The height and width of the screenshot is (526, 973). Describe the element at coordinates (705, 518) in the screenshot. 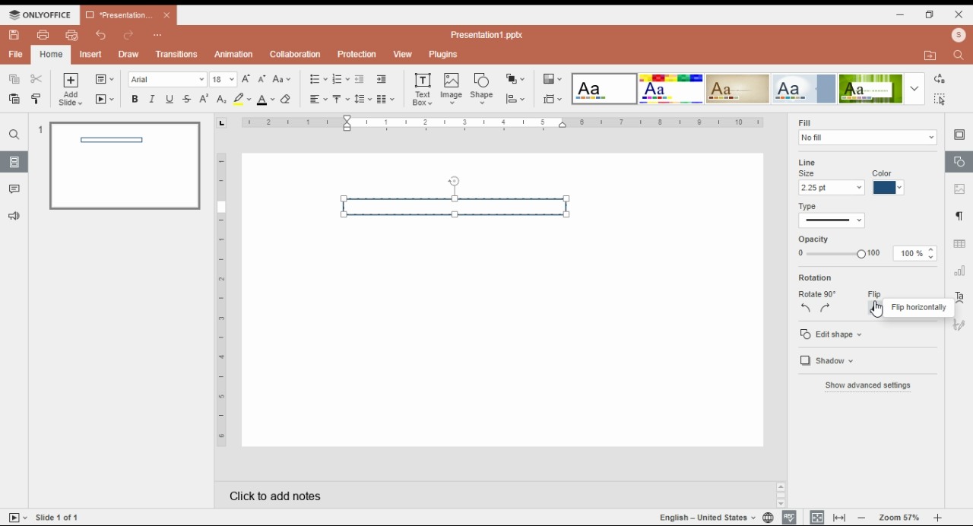

I see `language` at that location.